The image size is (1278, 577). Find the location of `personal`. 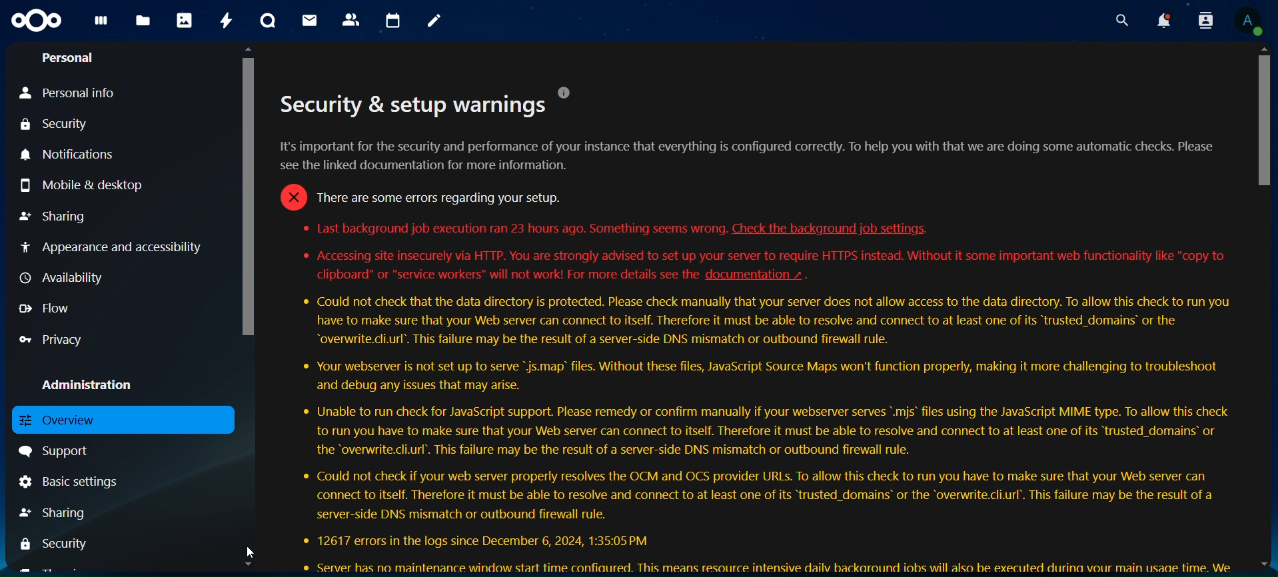

personal is located at coordinates (72, 59).